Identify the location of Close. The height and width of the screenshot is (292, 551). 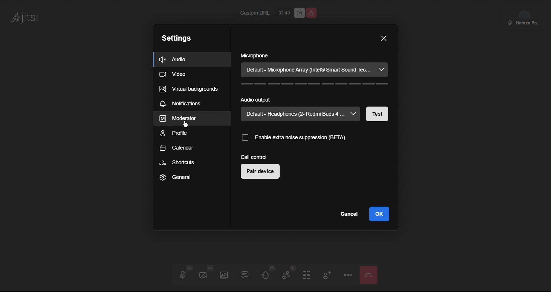
(384, 37).